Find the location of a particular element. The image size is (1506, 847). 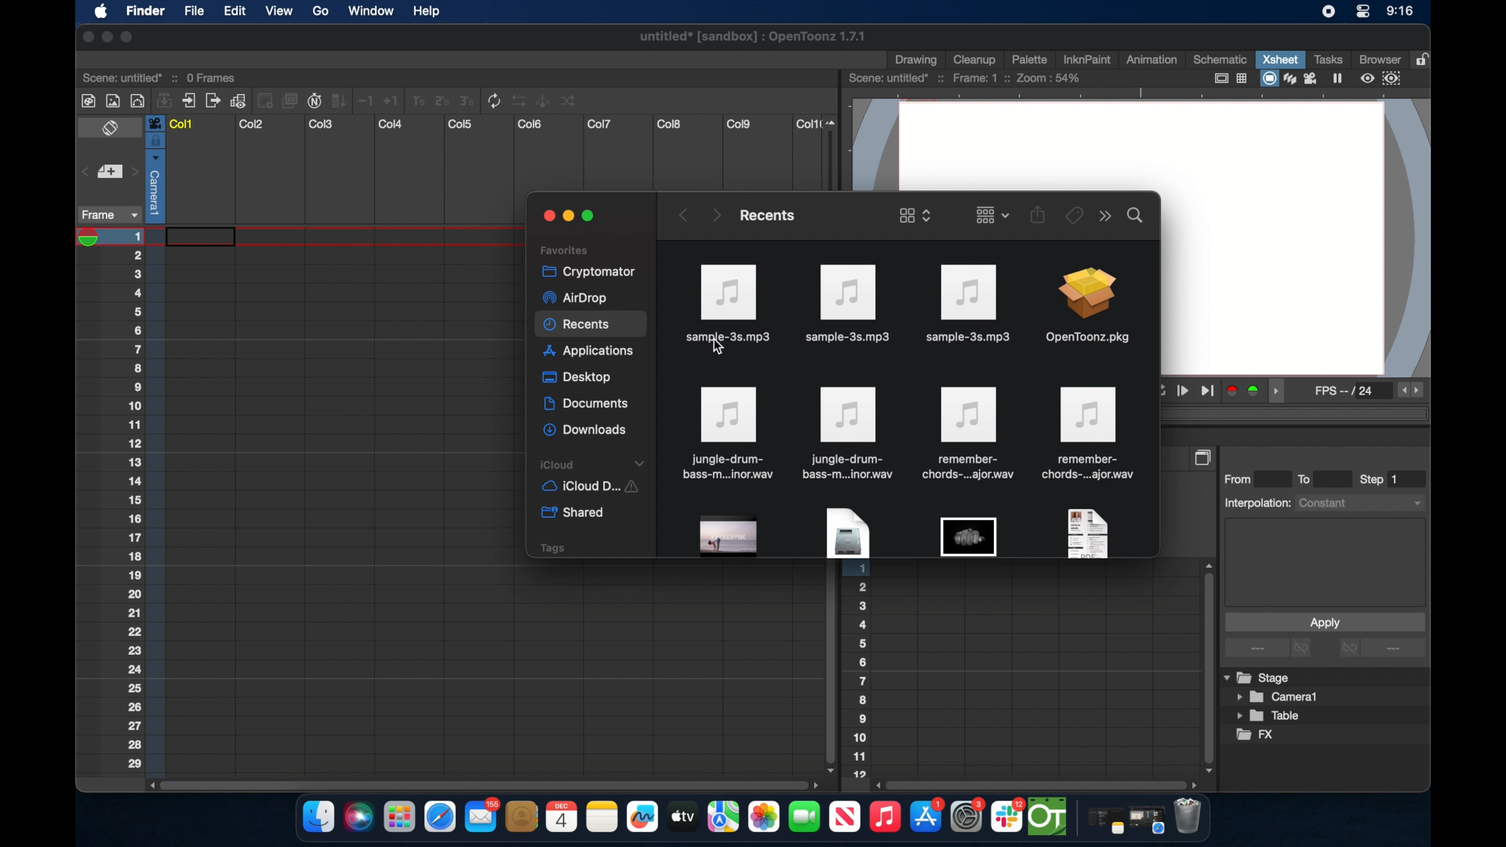

maximize is located at coordinates (591, 216).